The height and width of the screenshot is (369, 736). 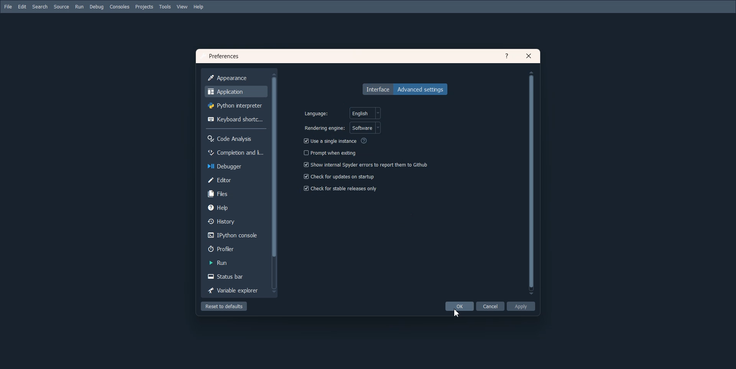 I want to click on View , so click(x=182, y=7).